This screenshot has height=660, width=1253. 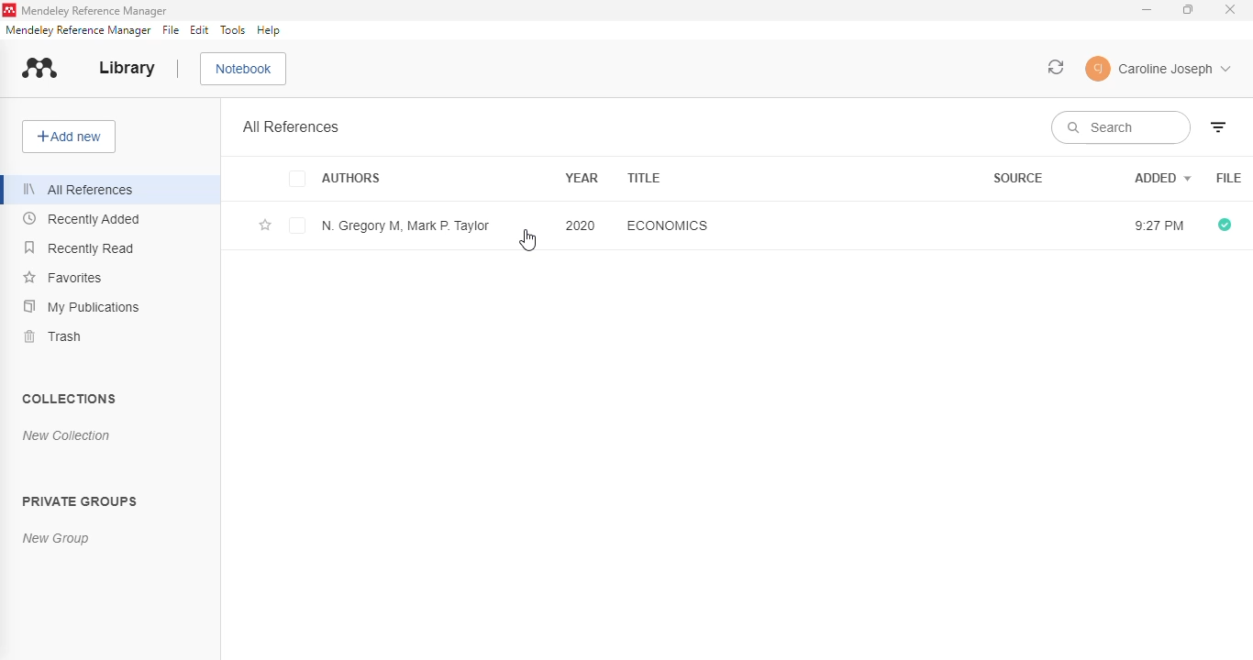 What do you see at coordinates (199, 30) in the screenshot?
I see `edit` at bounding box center [199, 30].